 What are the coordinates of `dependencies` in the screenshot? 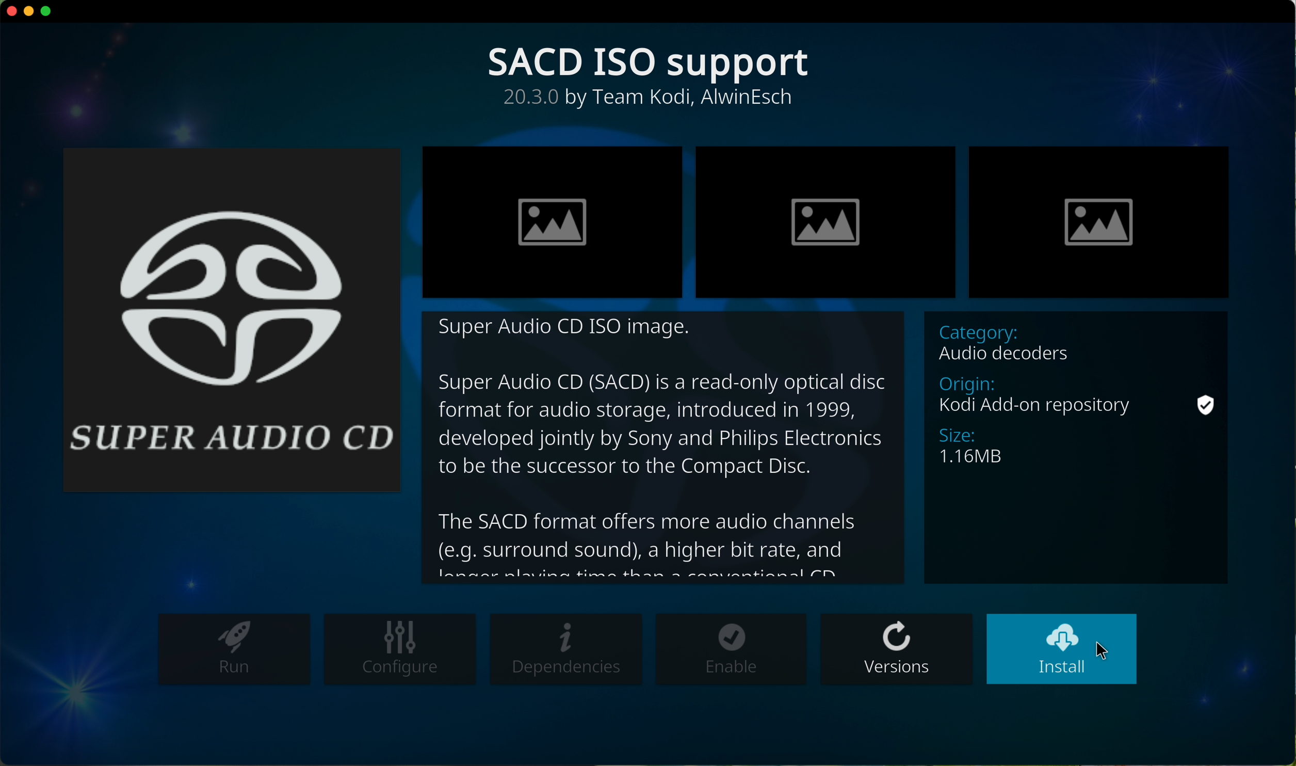 It's located at (568, 650).